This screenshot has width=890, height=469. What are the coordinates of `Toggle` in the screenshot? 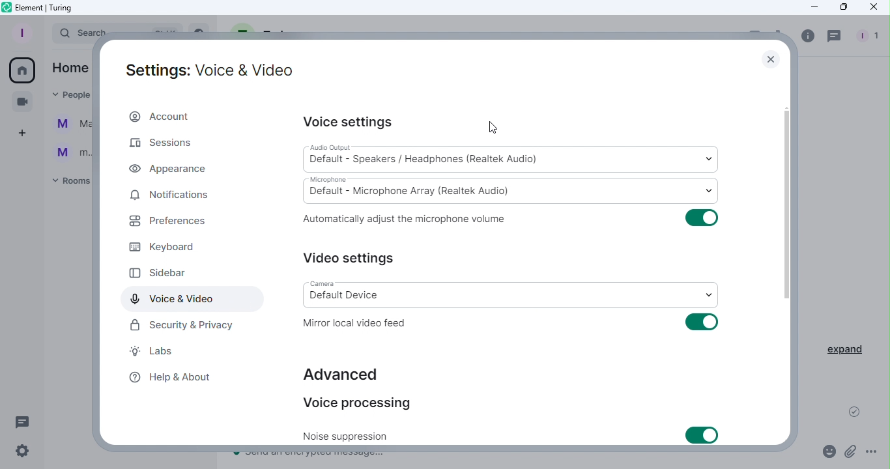 It's located at (700, 217).